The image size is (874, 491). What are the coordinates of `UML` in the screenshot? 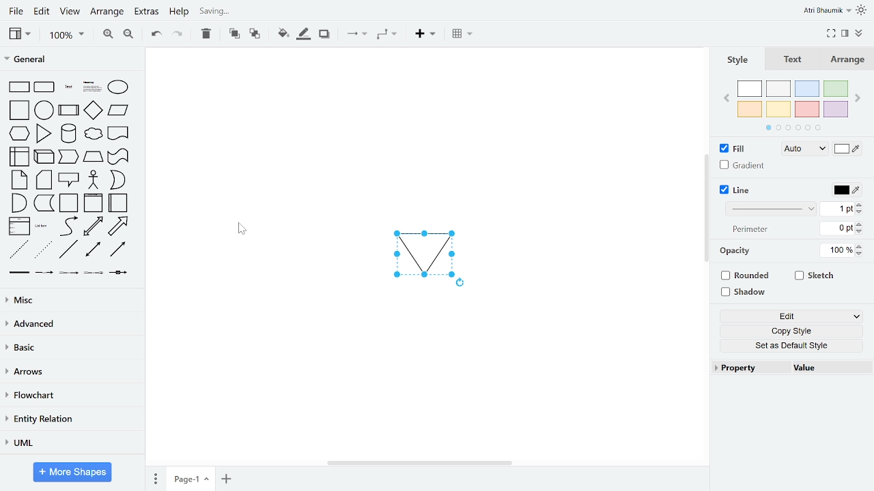 It's located at (69, 442).